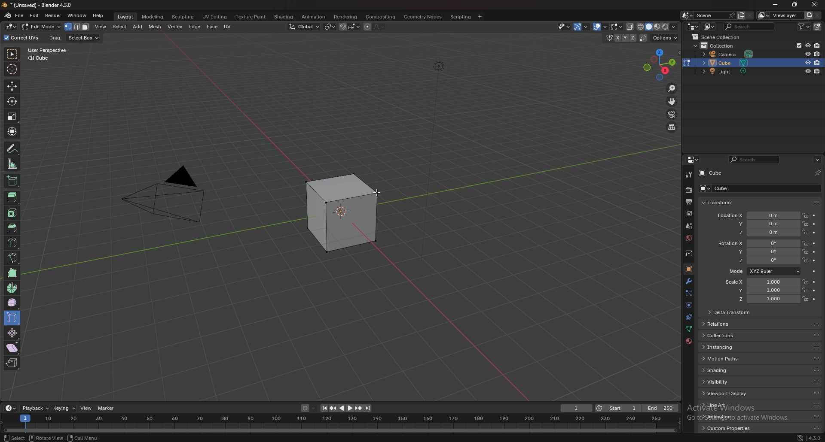  What do you see at coordinates (98, 16) in the screenshot?
I see `help` at bounding box center [98, 16].